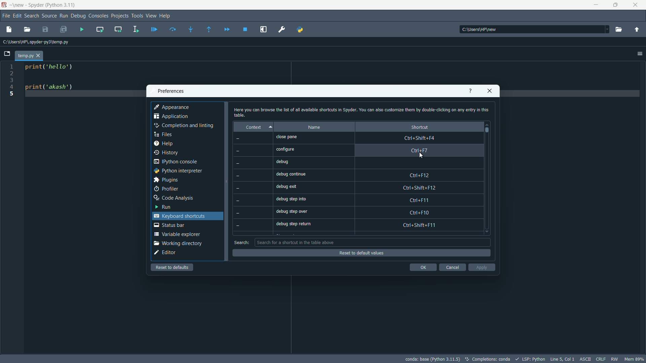 The height and width of the screenshot is (363, 646). What do you see at coordinates (135, 30) in the screenshot?
I see `run selection` at bounding box center [135, 30].